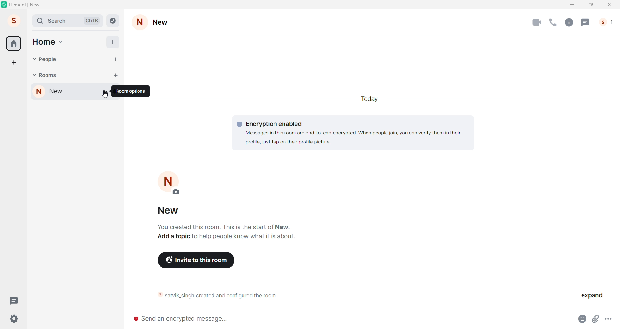 The image size is (620, 329). What do you see at coordinates (33, 59) in the screenshot?
I see `Drop Down` at bounding box center [33, 59].